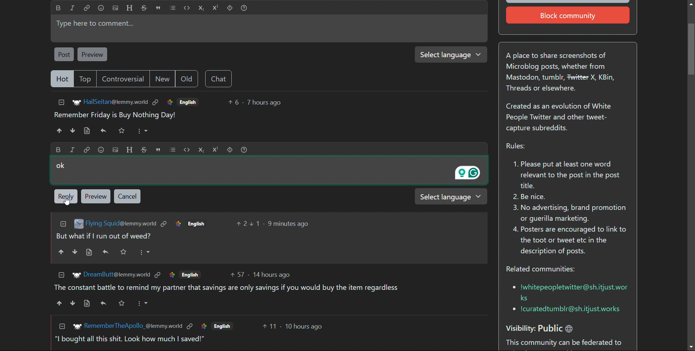  I want to click on post, so click(64, 54).